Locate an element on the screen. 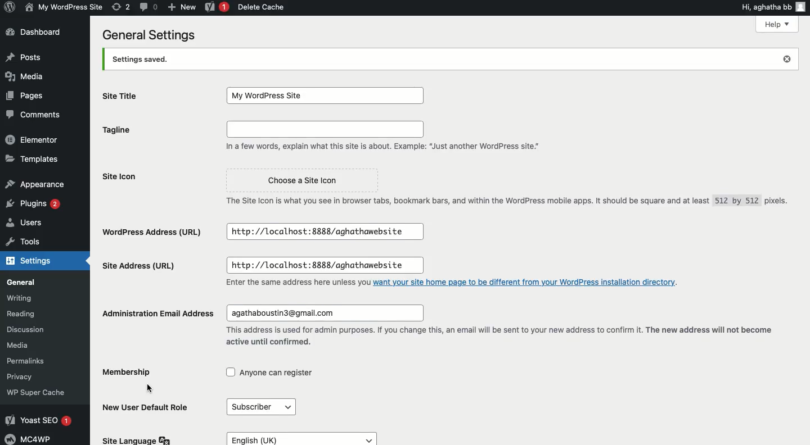 This screenshot has height=445, width=810. Pages is located at coordinates (27, 94).